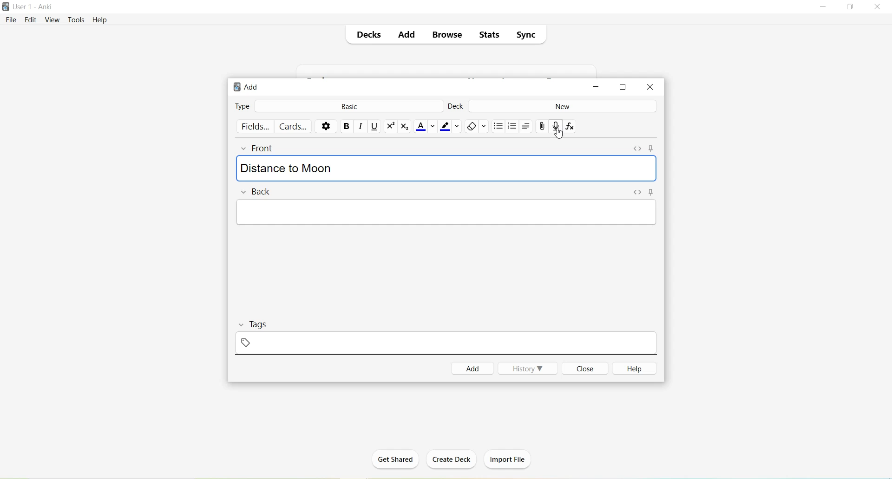 This screenshot has width=892, height=479. Describe the element at coordinates (623, 87) in the screenshot. I see `Maximize` at that location.